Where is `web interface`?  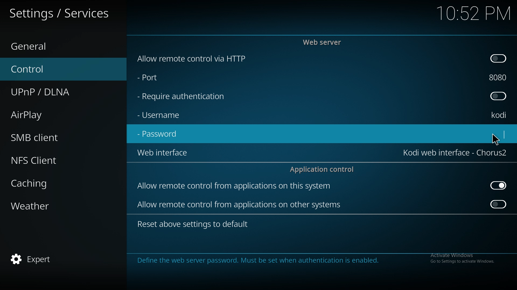
web interface is located at coordinates (166, 154).